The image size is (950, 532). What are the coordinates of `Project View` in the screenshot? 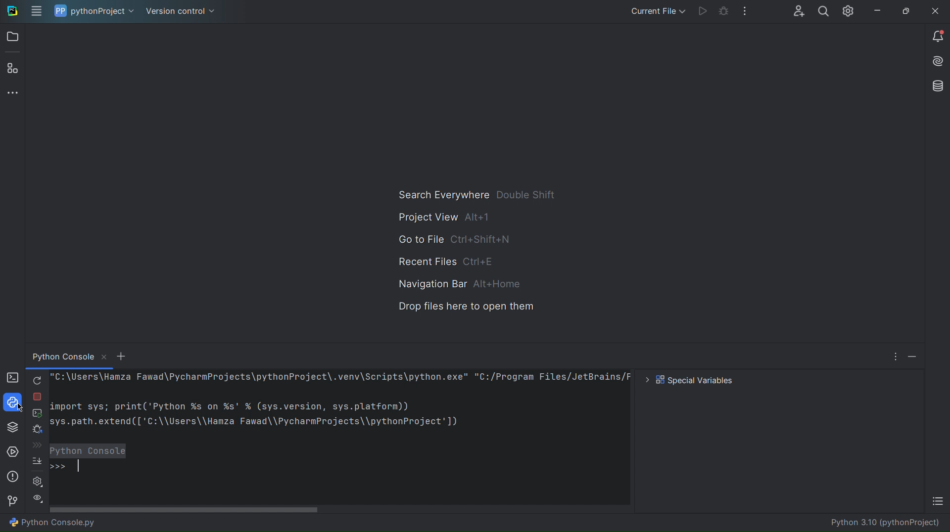 It's located at (443, 218).